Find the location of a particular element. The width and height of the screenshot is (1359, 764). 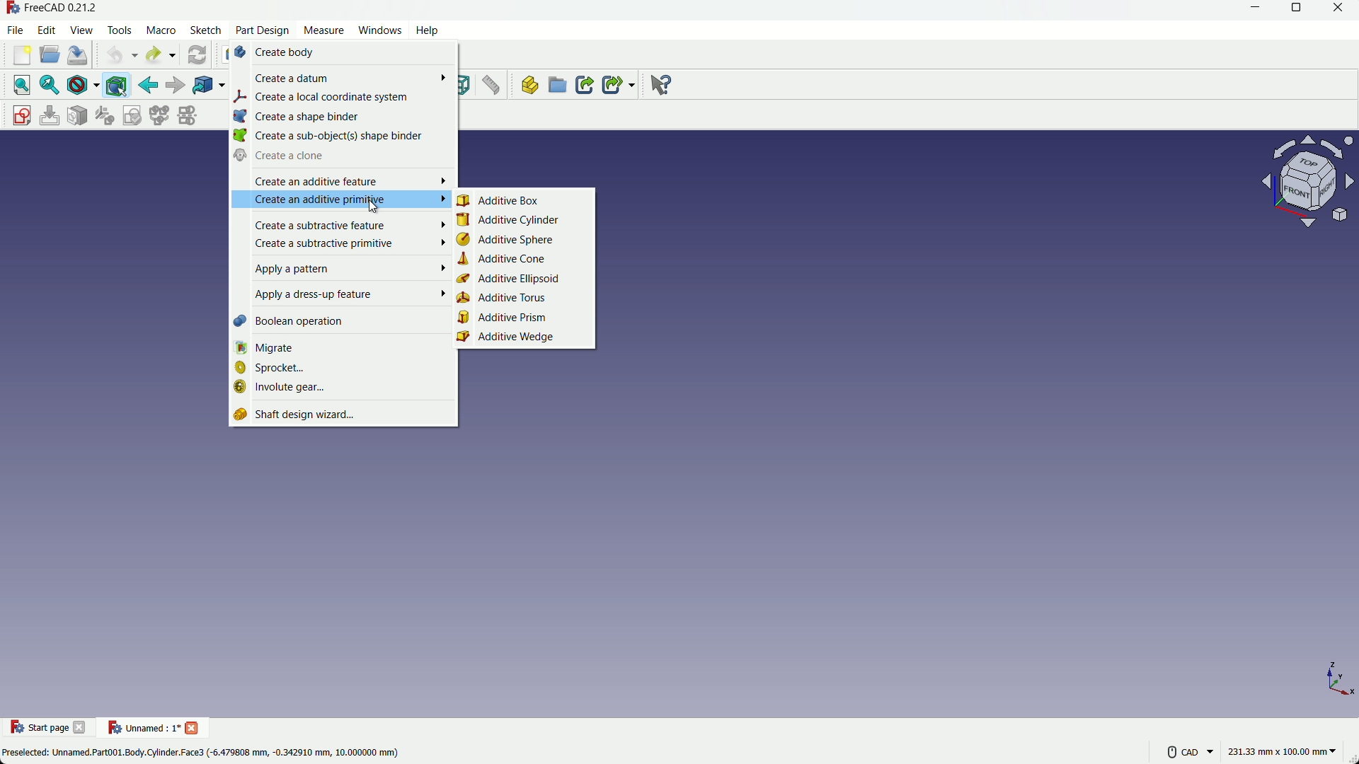

edit sketch is located at coordinates (50, 115).